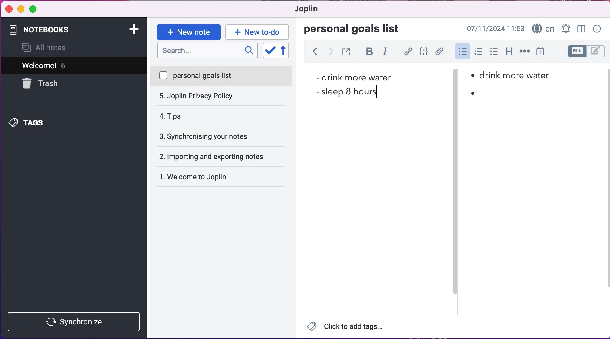 The width and height of the screenshot is (610, 339). I want to click on numbered lists, so click(478, 53).